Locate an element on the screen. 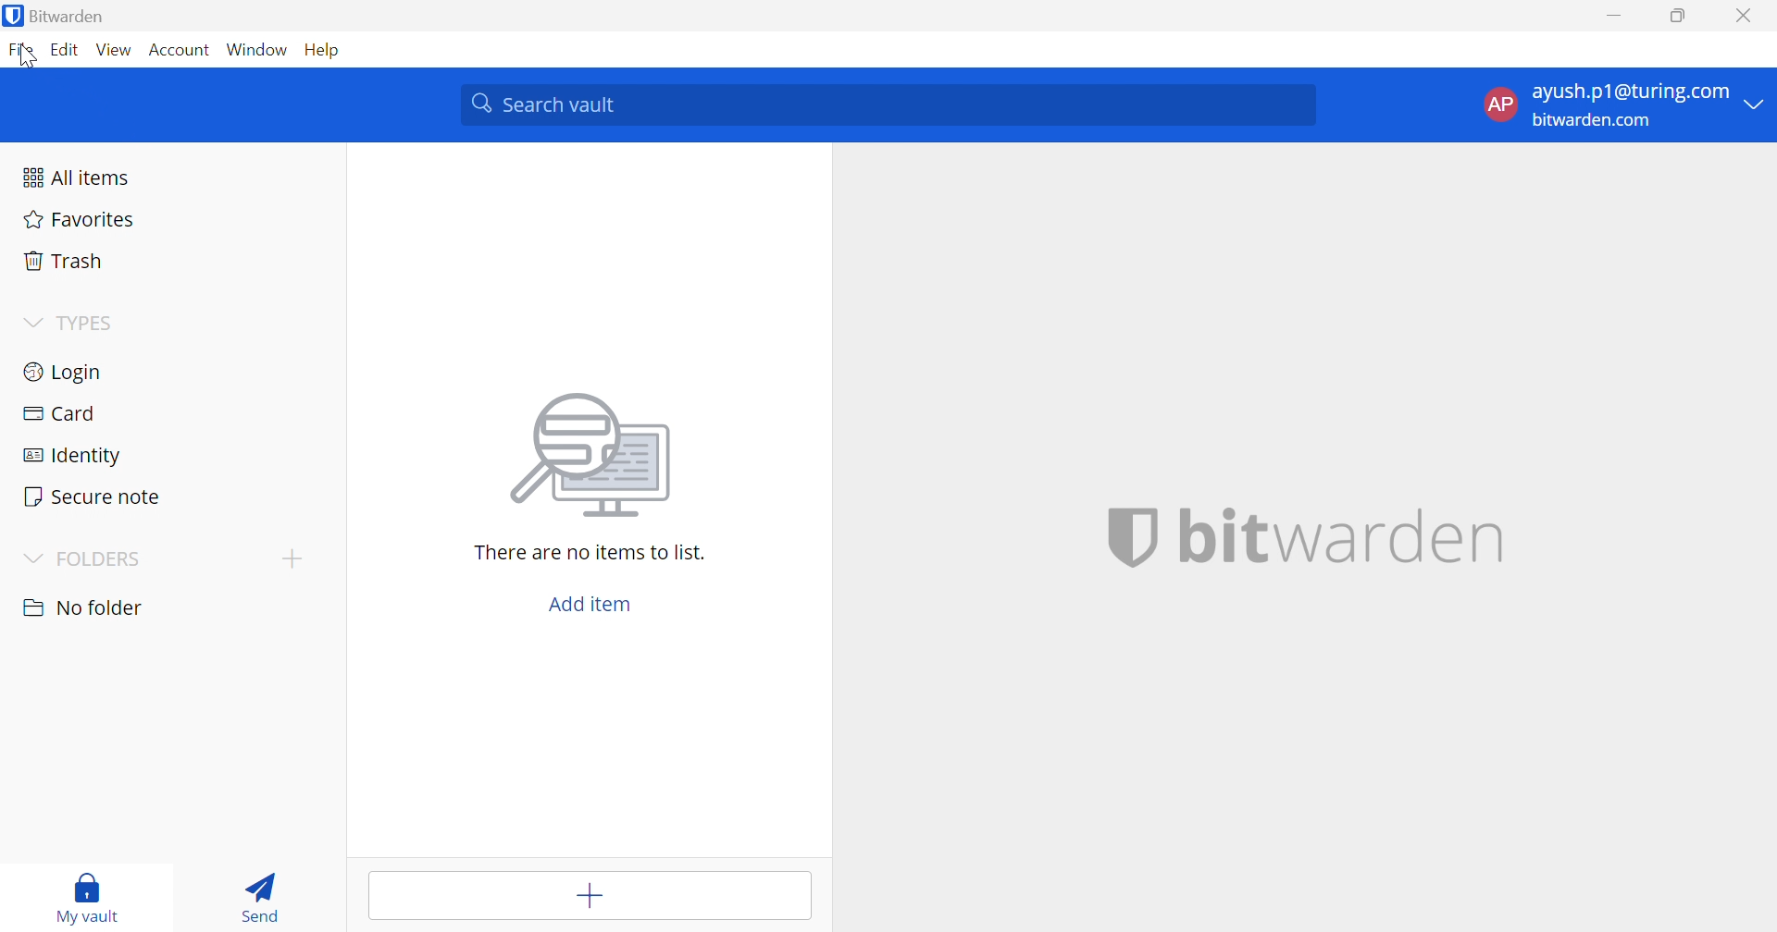  Help is located at coordinates (324, 49).